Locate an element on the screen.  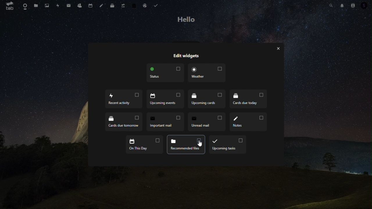
Cursor is located at coordinates (200, 144).